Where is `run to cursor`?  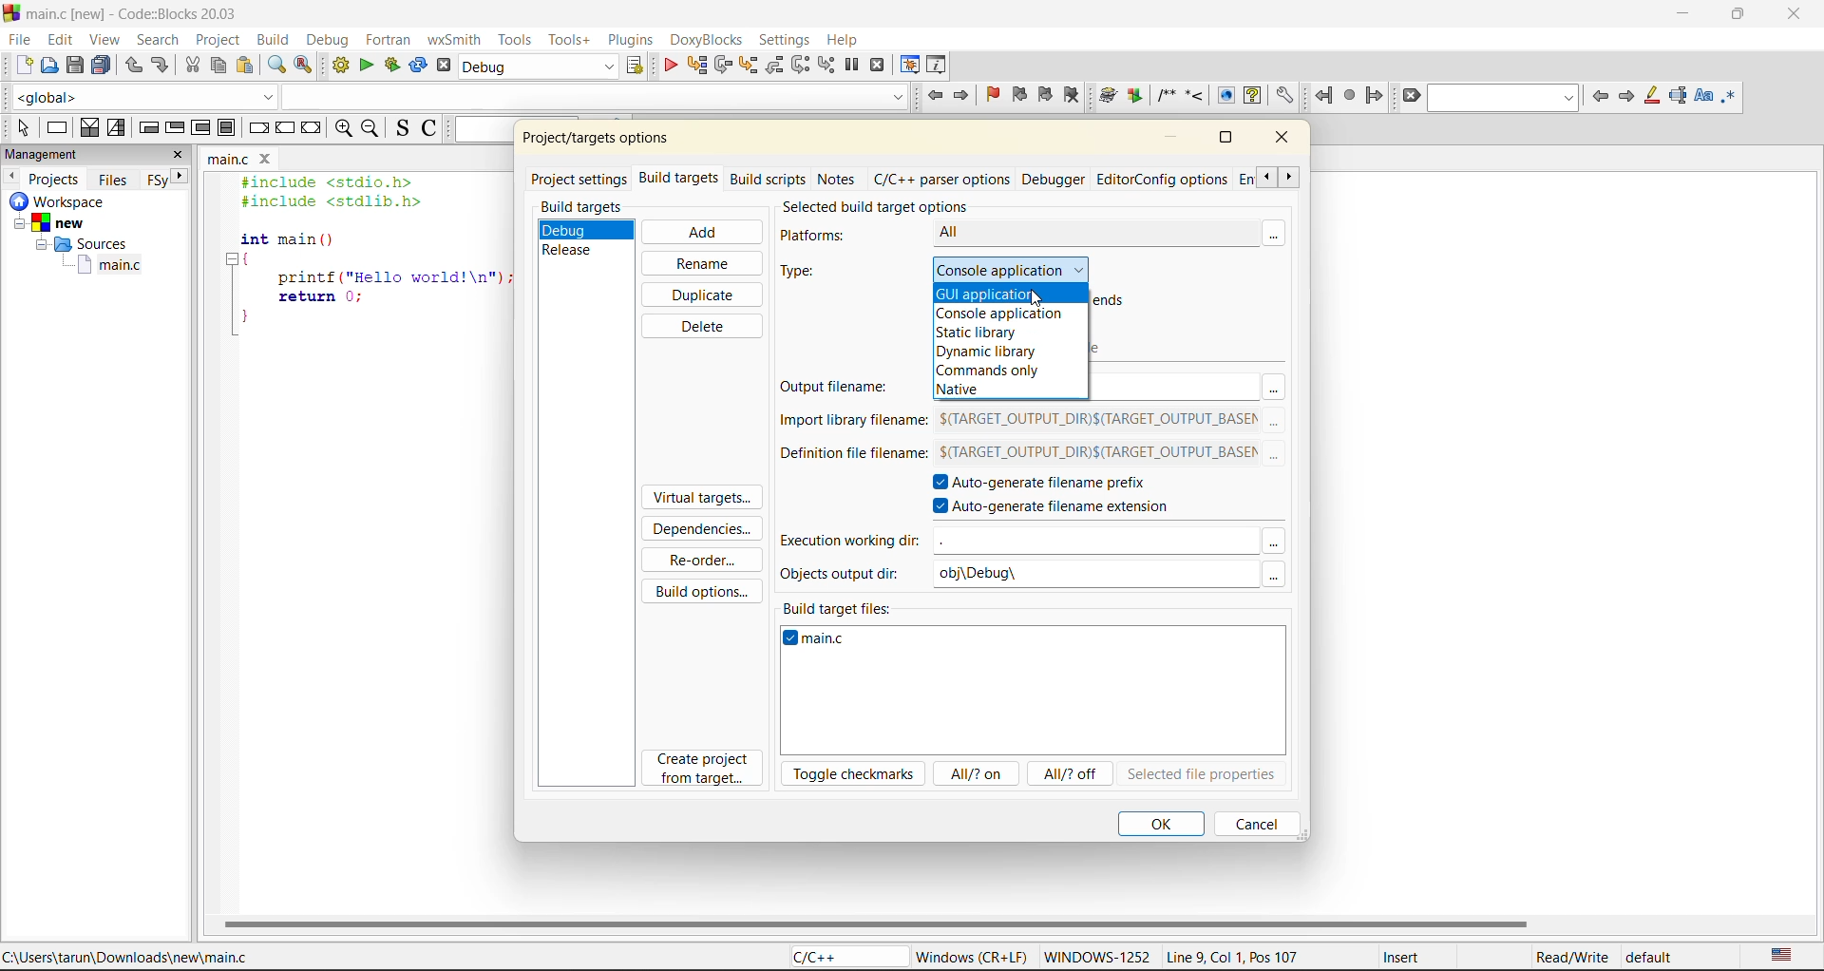
run to cursor is located at coordinates (696, 64).